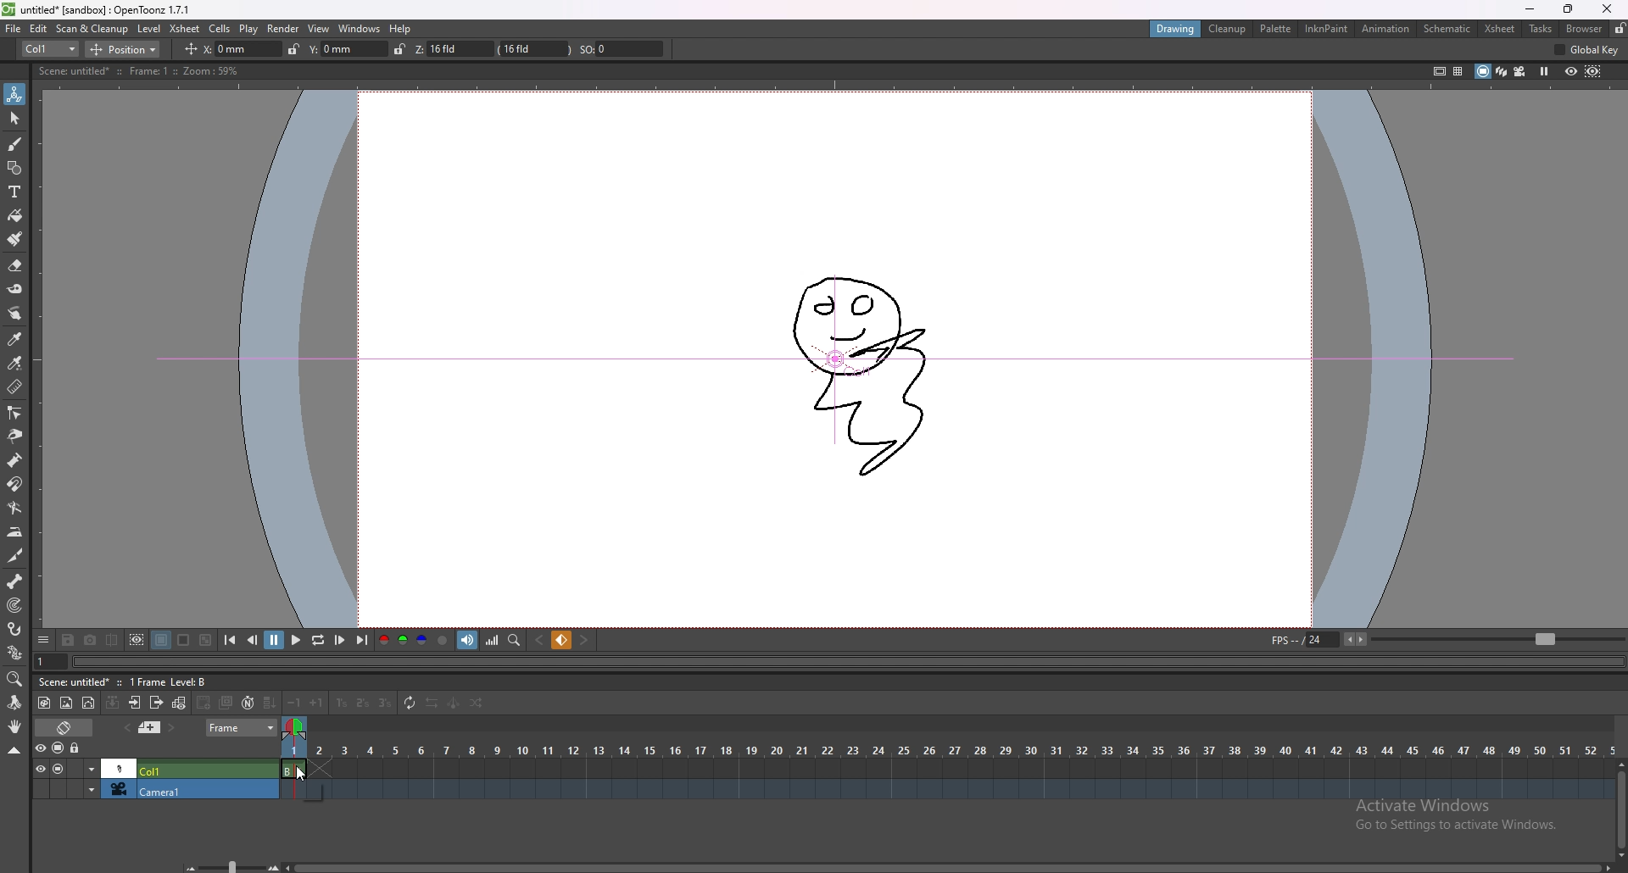  I want to click on text, so click(15, 192).